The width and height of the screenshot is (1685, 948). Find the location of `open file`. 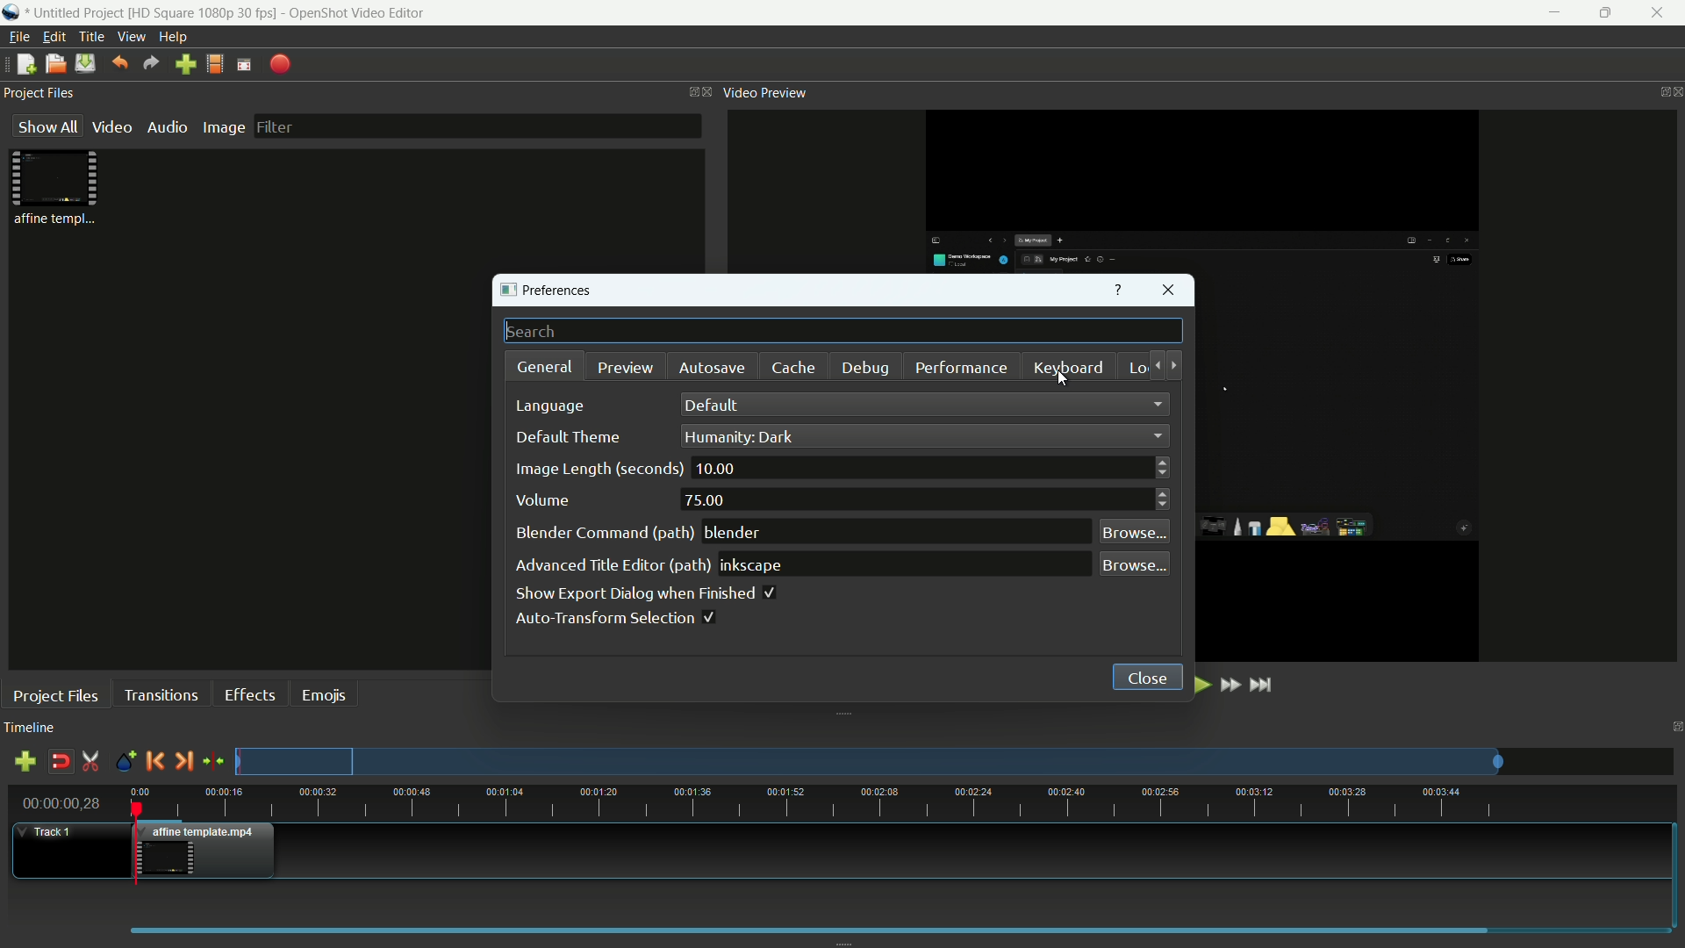

open file is located at coordinates (55, 64).